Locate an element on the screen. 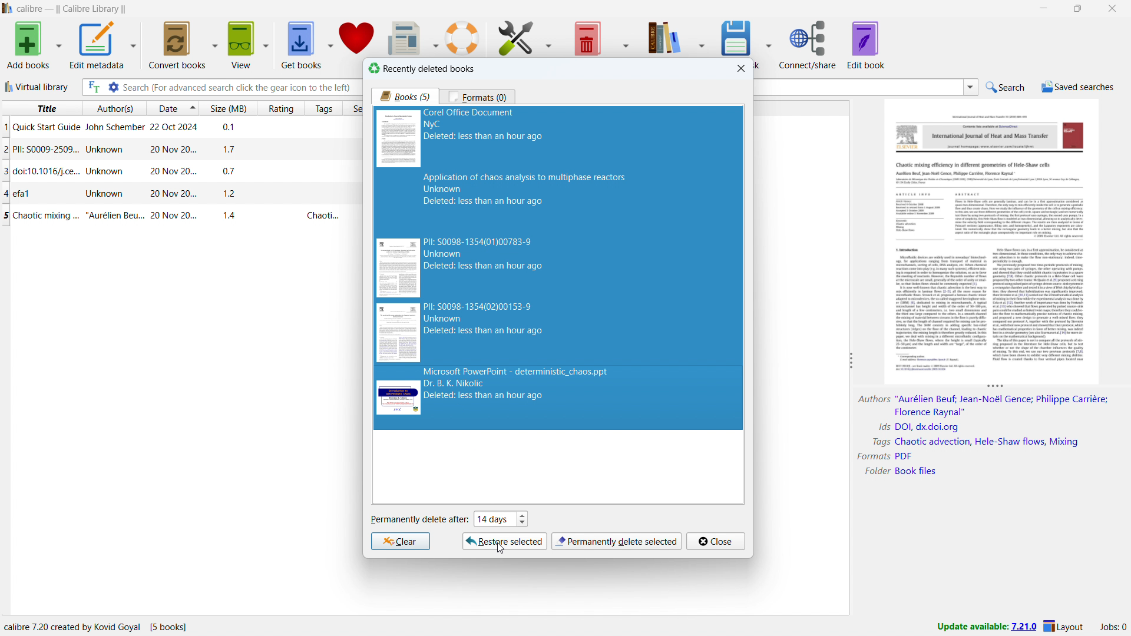 This screenshot has width=1131, height=636. help is located at coordinates (462, 38).